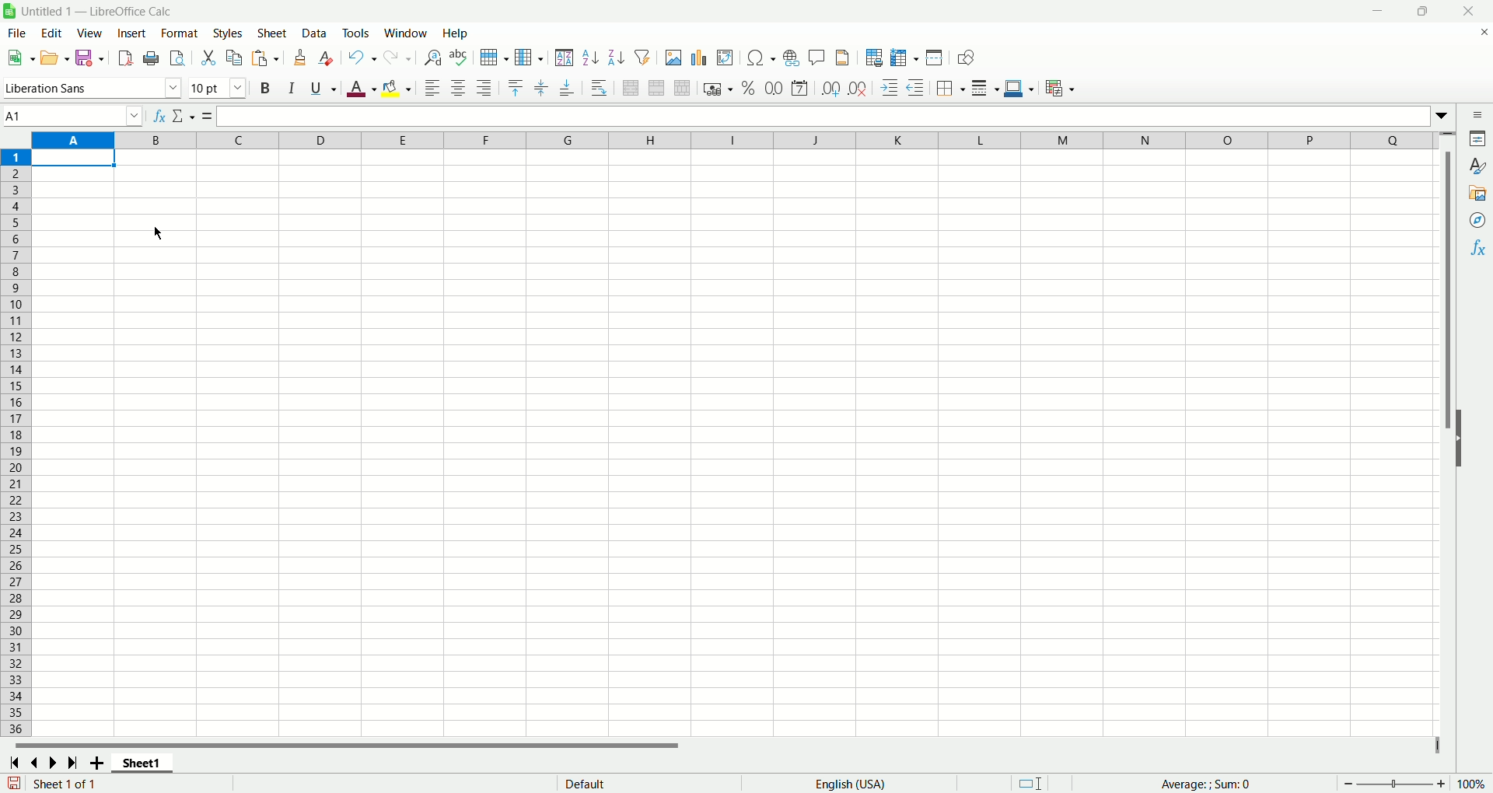 The height and width of the screenshot is (793, 1493). Describe the element at coordinates (9, 11) in the screenshot. I see `logo` at that location.